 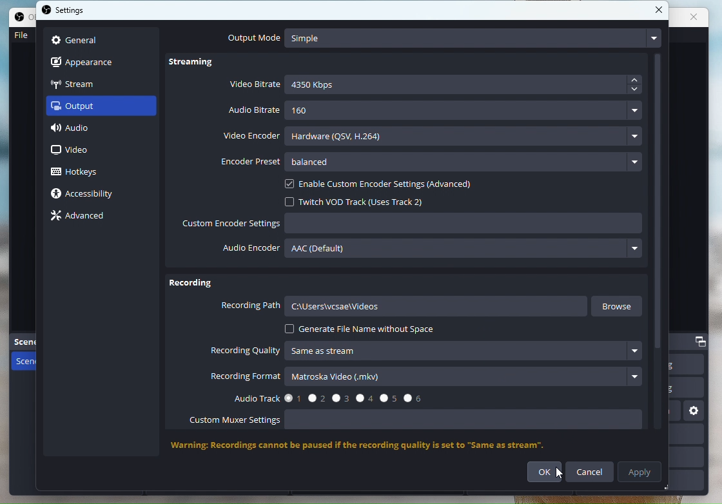 What do you see at coordinates (361, 329) in the screenshot?
I see `Generate file name without space` at bounding box center [361, 329].